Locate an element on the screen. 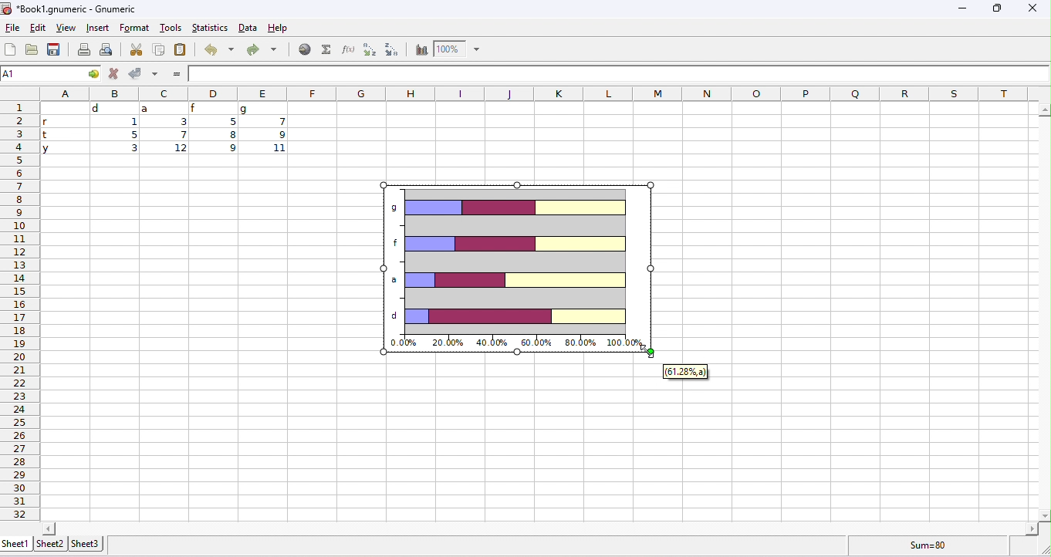  cut is located at coordinates (138, 49).